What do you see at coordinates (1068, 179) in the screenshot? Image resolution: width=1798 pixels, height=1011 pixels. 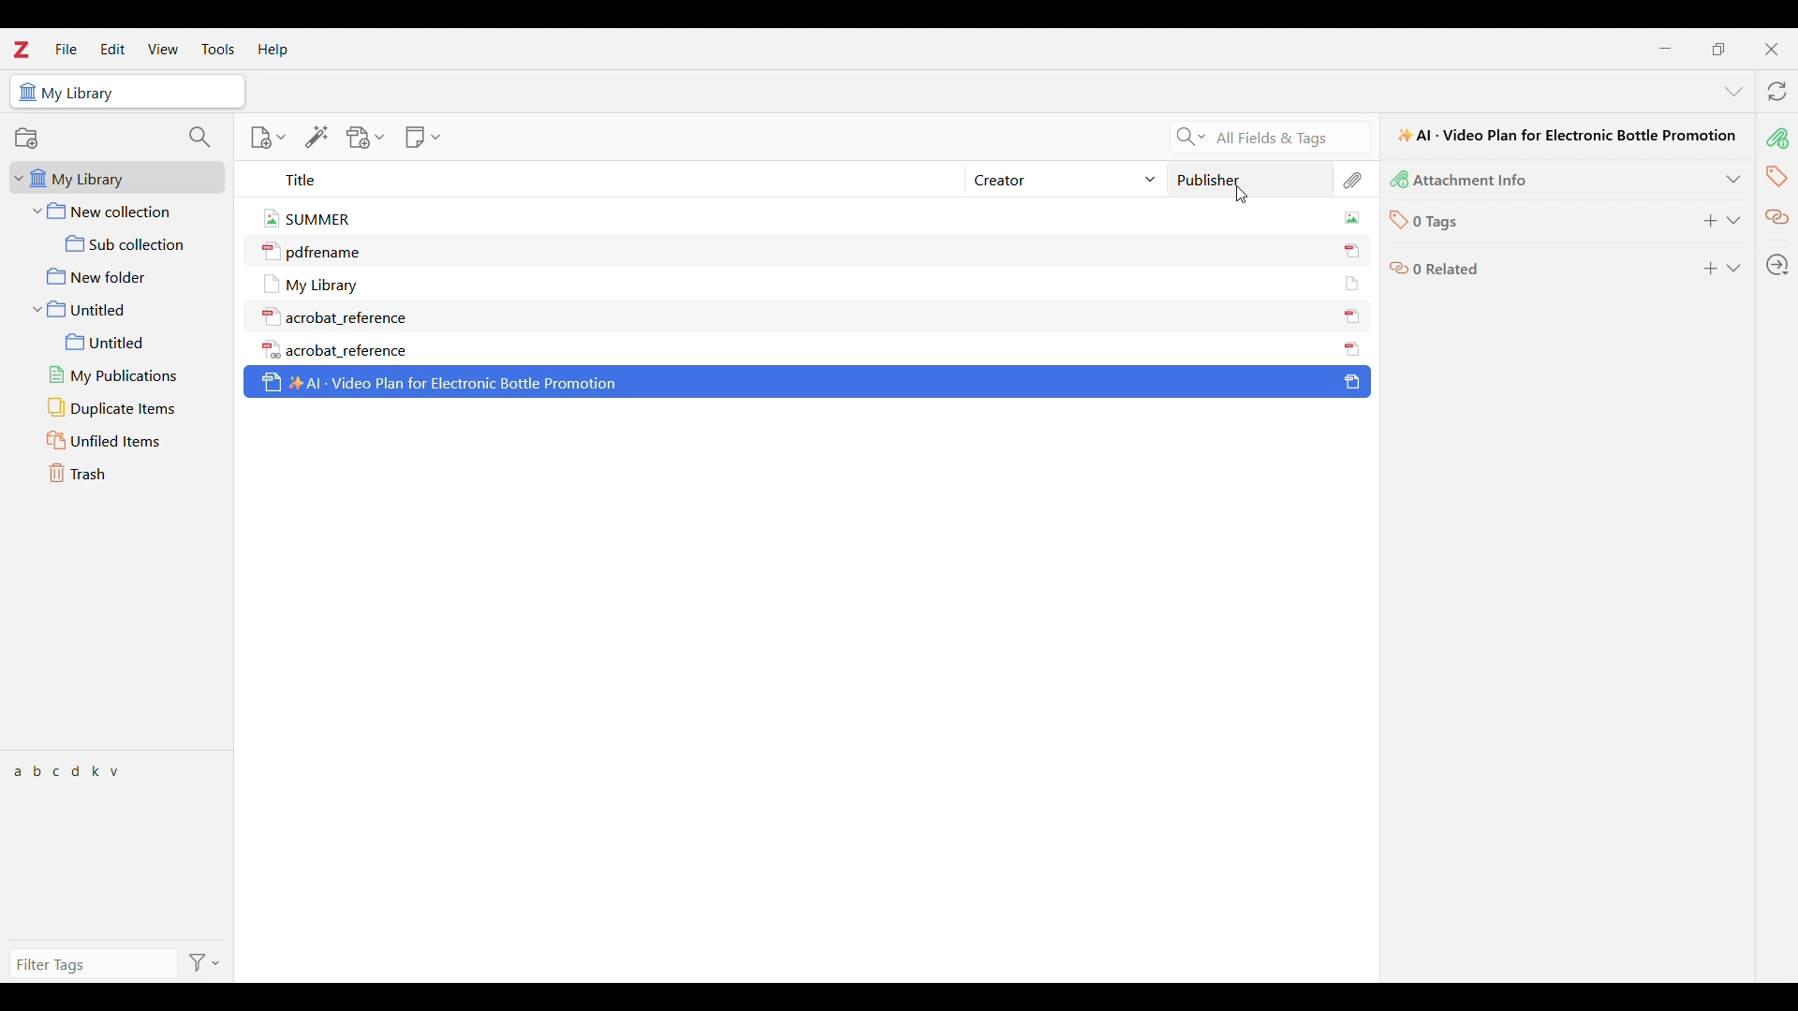 I see `Creator` at bounding box center [1068, 179].